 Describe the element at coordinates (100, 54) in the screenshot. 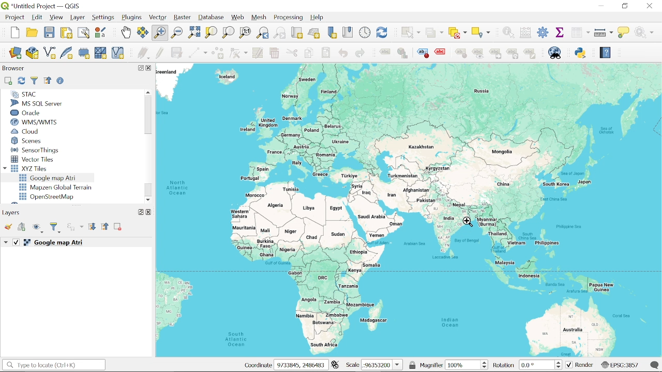

I see `New scratch layer` at that location.